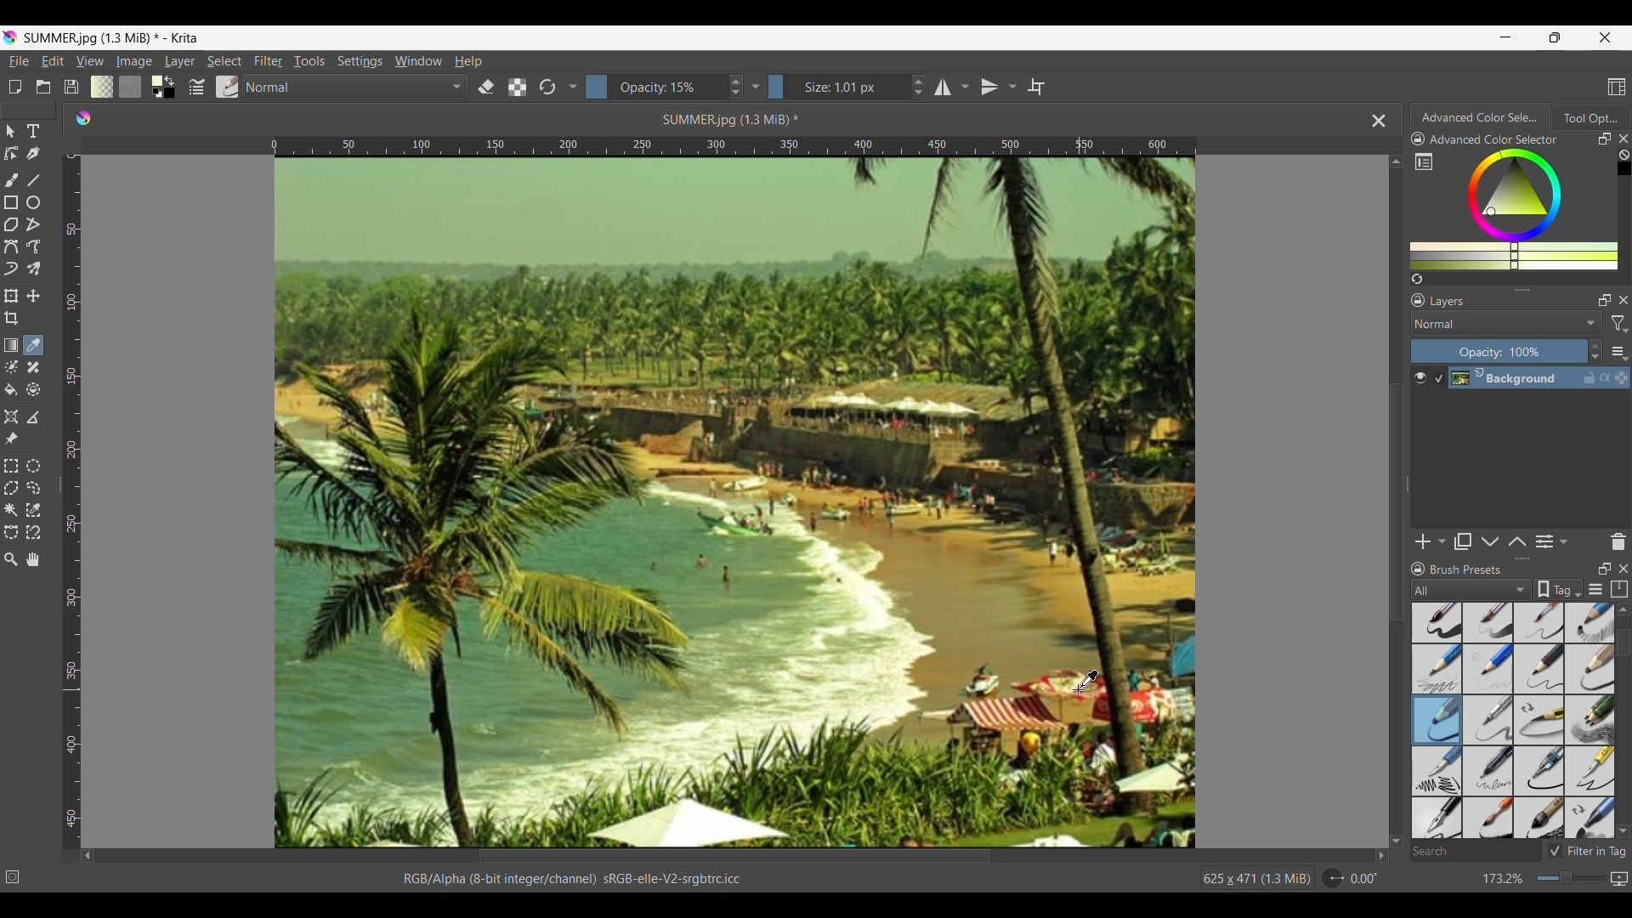 The height and width of the screenshot is (918, 1632). Describe the element at coordinates (10, 560) in the screenshot. I see `Zoom tool` at that location.